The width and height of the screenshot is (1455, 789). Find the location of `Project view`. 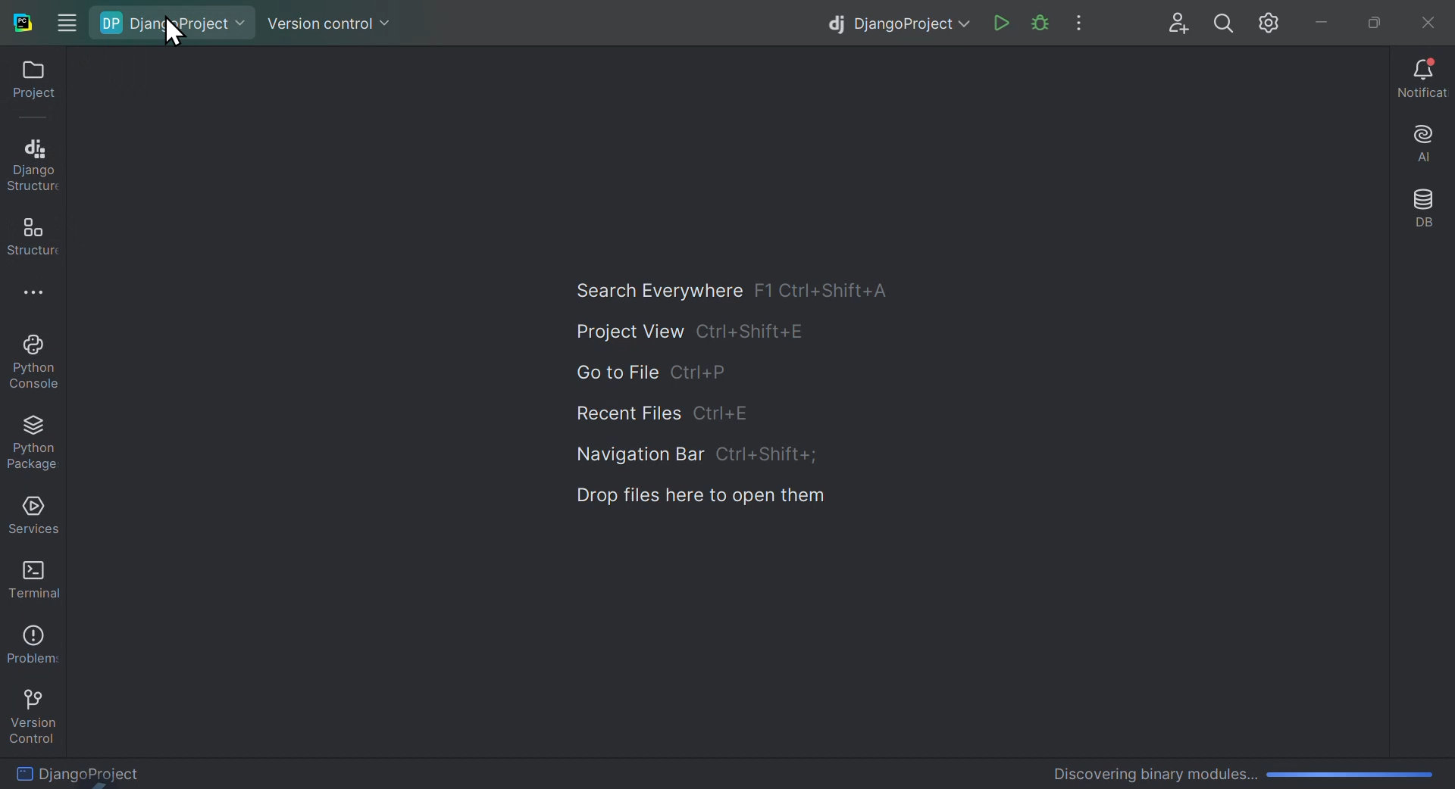

Project view is located at coordinates (621, 332).